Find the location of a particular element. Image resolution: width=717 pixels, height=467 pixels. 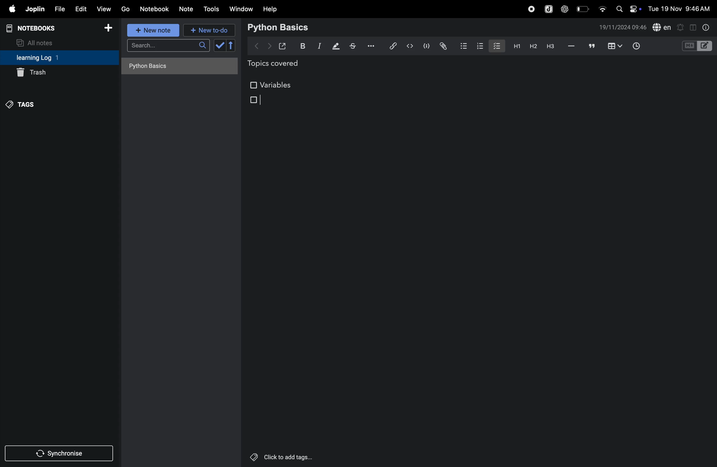

open is located at coordinates (283, 46).